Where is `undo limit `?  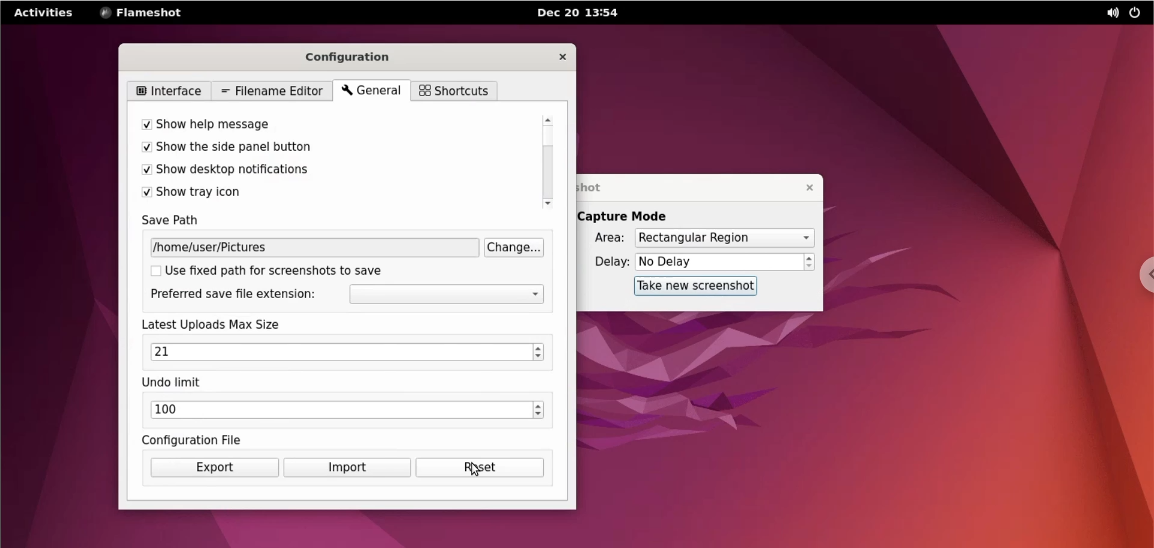 undo limit  is located at coordinates (181, 383).